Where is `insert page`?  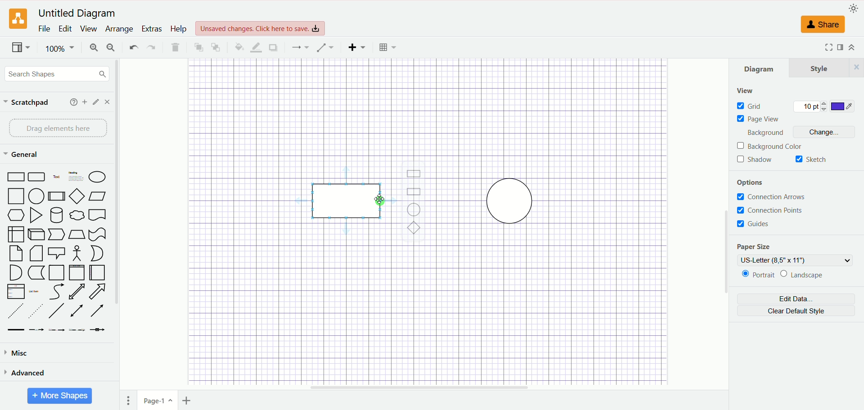
insert page is located at coordinates (188, 402).